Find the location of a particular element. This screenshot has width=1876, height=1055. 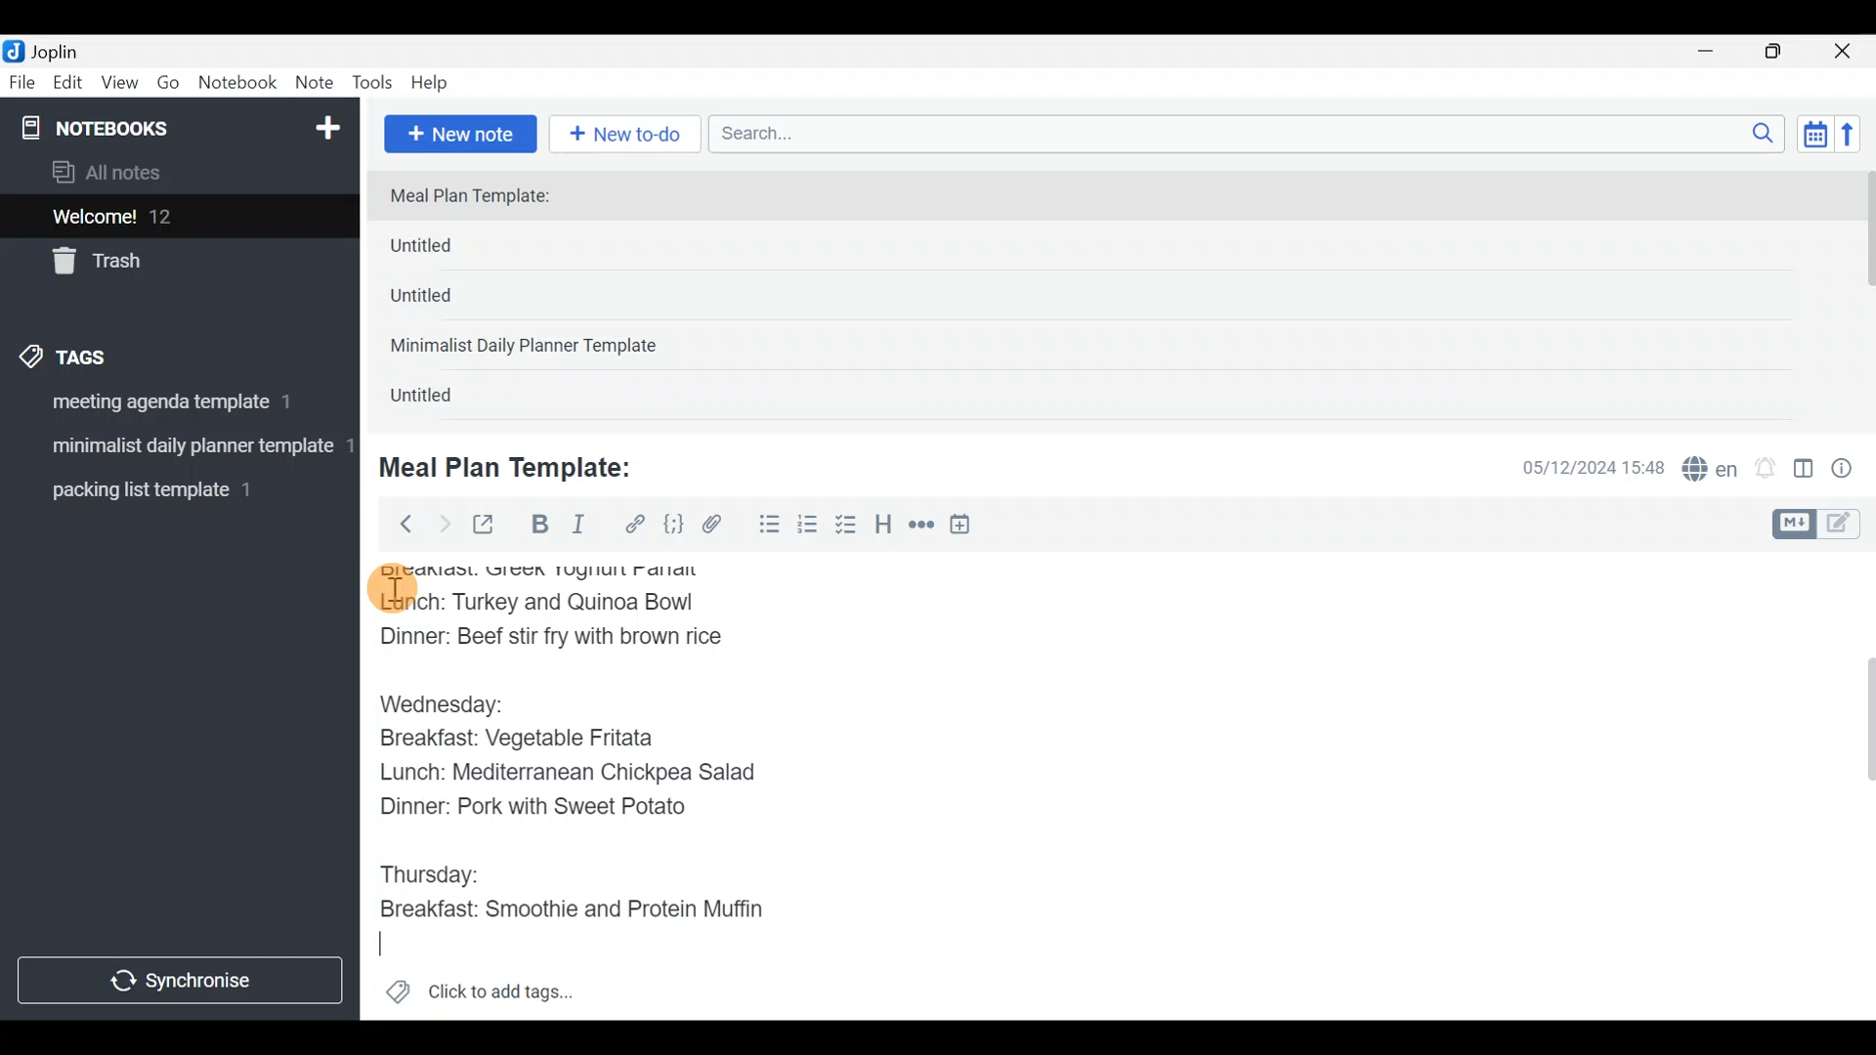

Date & time is located at coordinates (1578, 467).